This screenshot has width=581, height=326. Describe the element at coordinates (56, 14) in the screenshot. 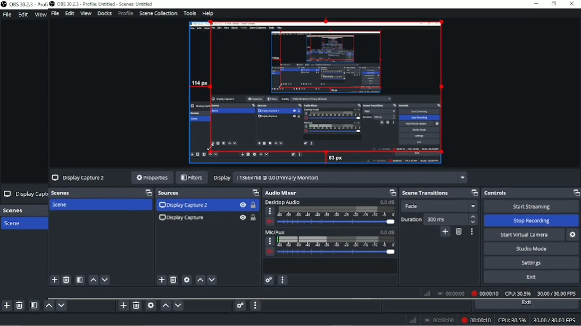

I see `File` at that location.